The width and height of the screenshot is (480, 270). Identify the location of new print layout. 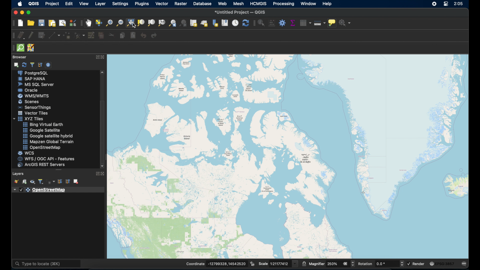
(51, 22).